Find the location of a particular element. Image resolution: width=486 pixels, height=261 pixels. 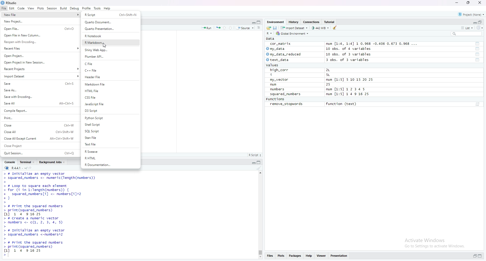

Filles is located at coordinates (270, 256).